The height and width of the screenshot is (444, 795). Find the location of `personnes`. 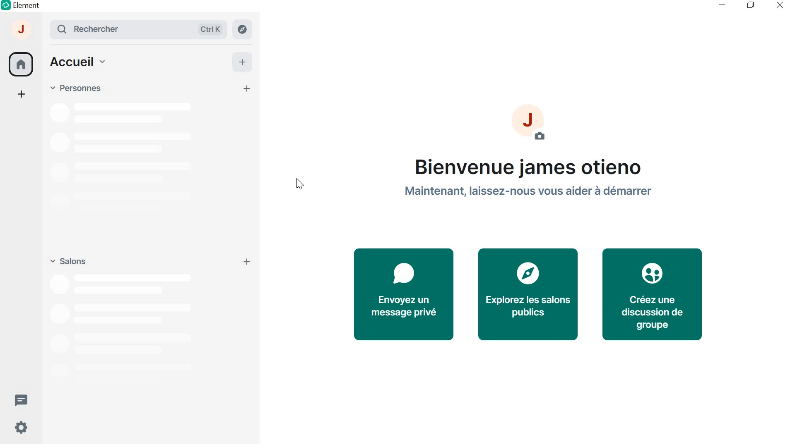

personnes is located at coordinates (75, 88).